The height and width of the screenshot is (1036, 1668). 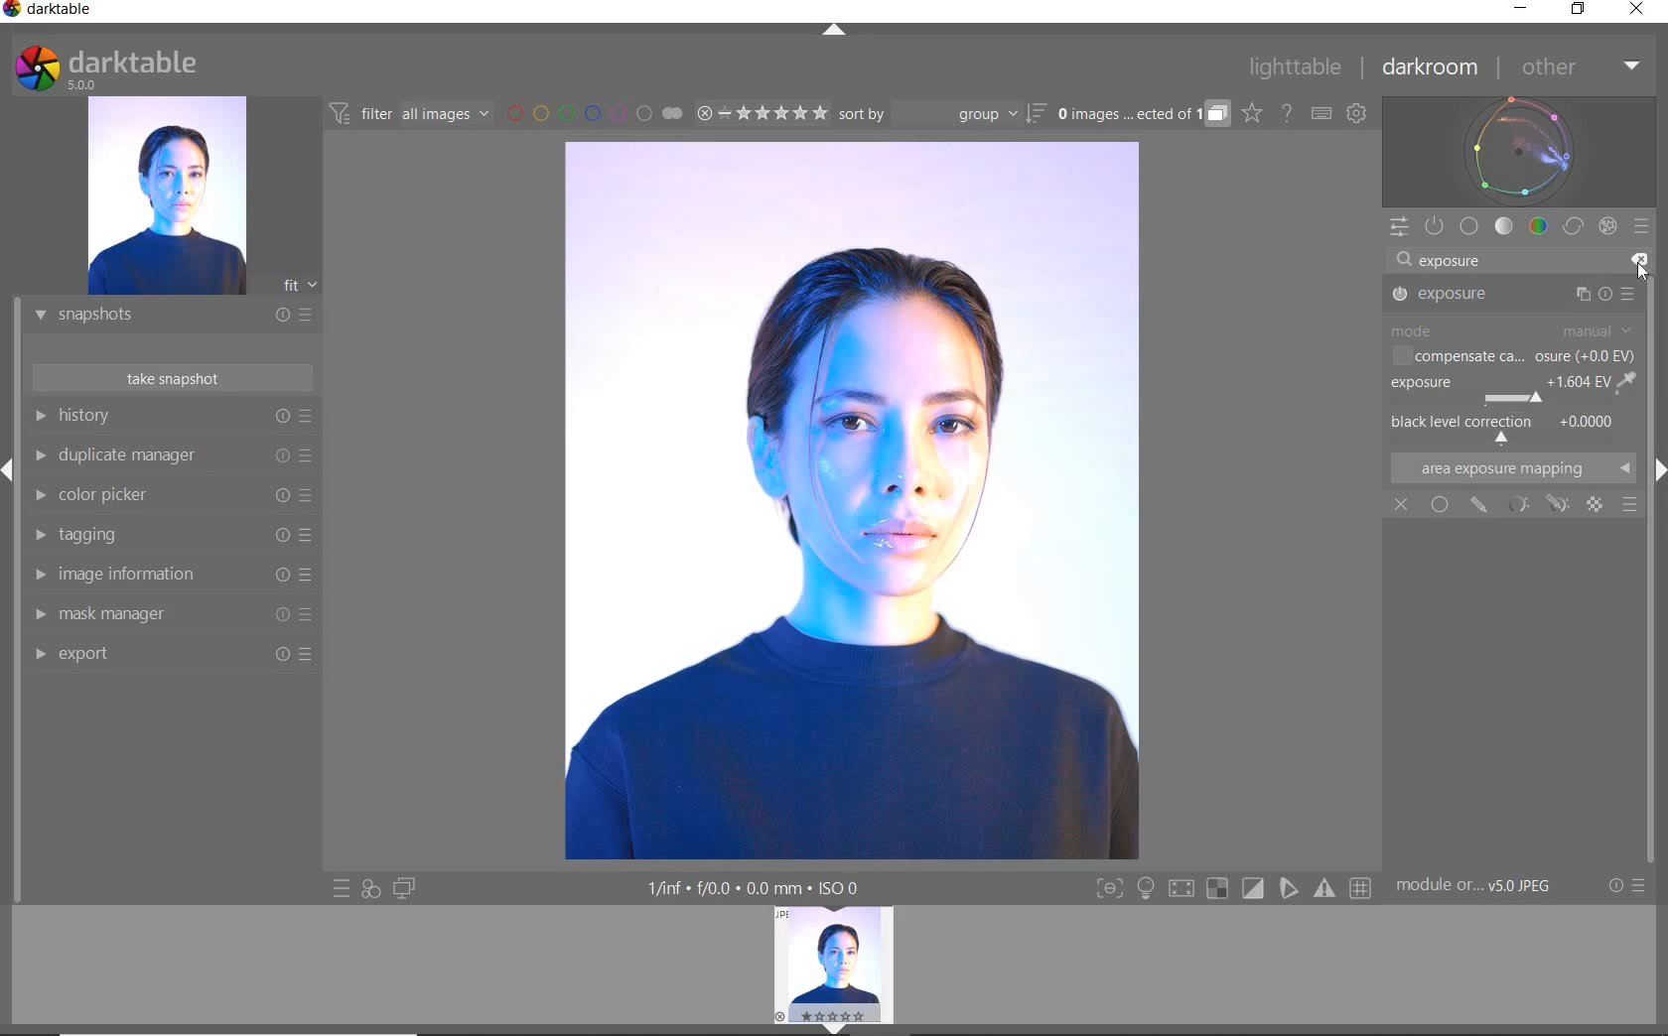 I want to click on MASK MANAGER, so click(x=164, y=614).